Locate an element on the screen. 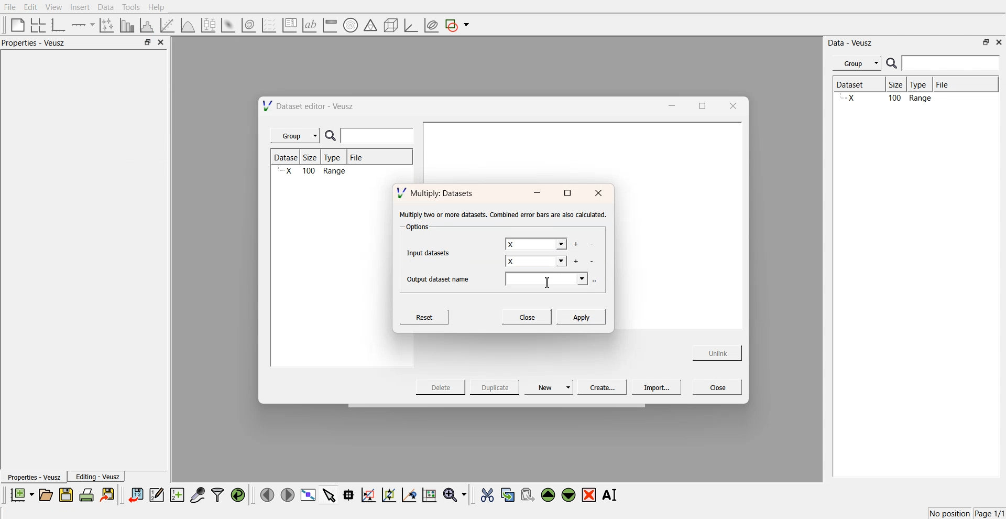  Multiply: Datasets is located at coordinates (436, 192).